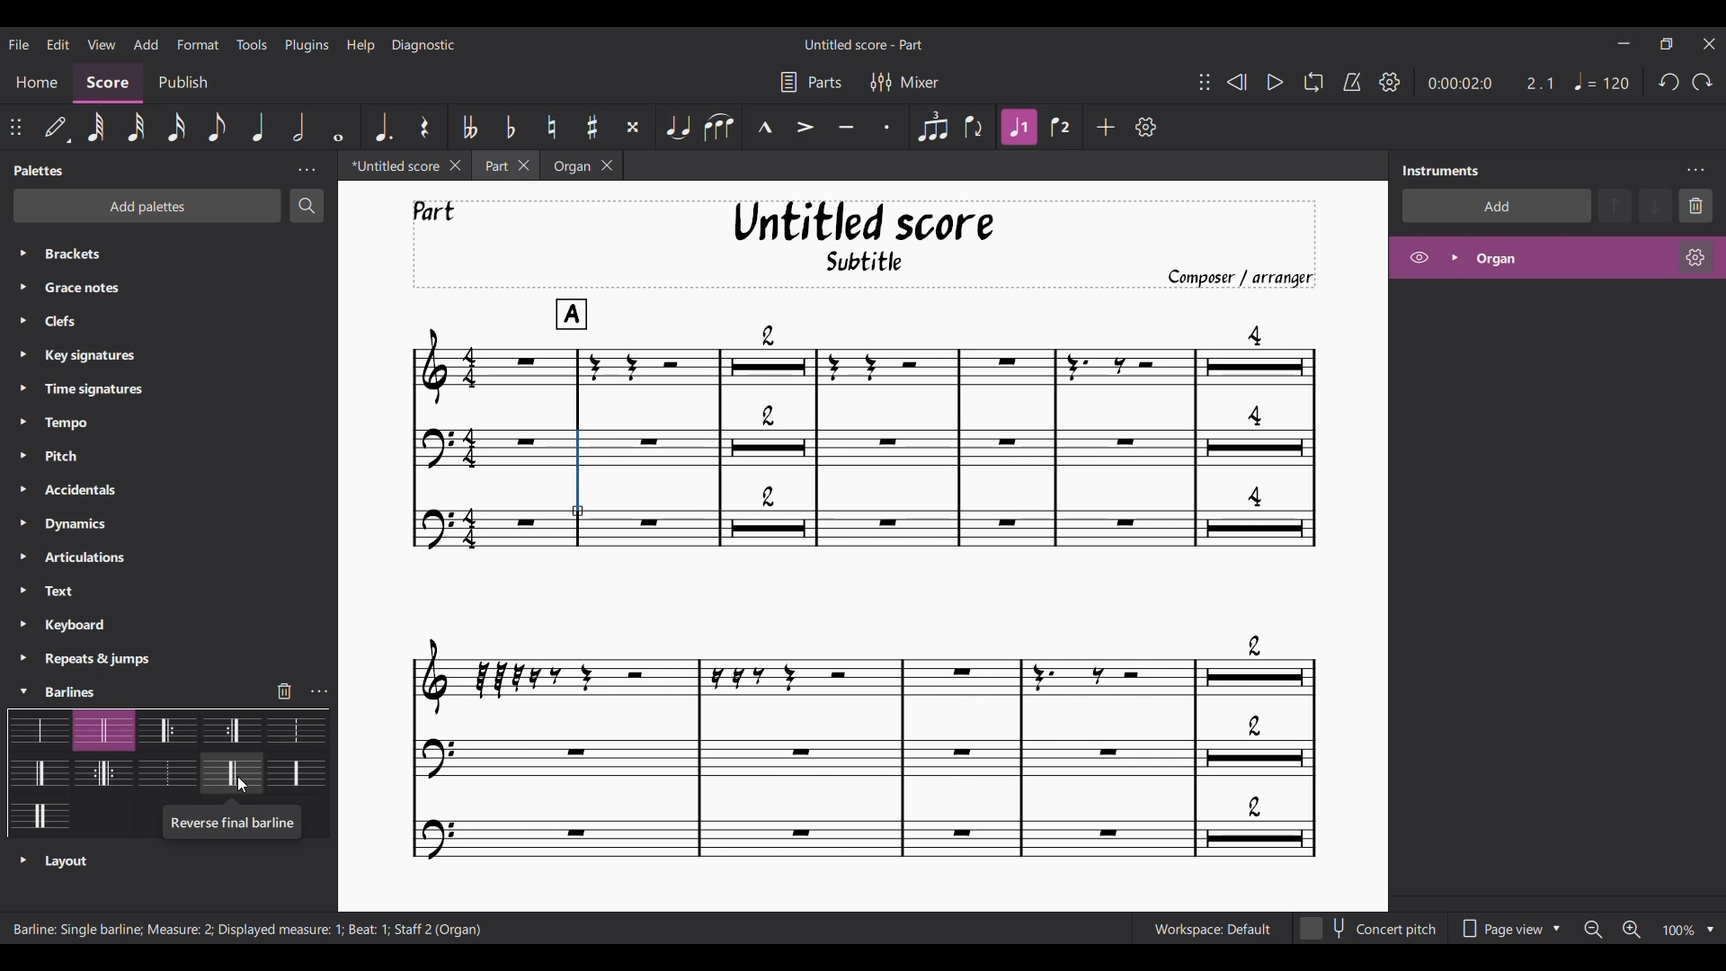 The height and width of the screenshot is (971, 1726). What do you see at coordinates (510, 126) in the screenshot?
I see `Toggle flat` at bounding box center [510, 126].